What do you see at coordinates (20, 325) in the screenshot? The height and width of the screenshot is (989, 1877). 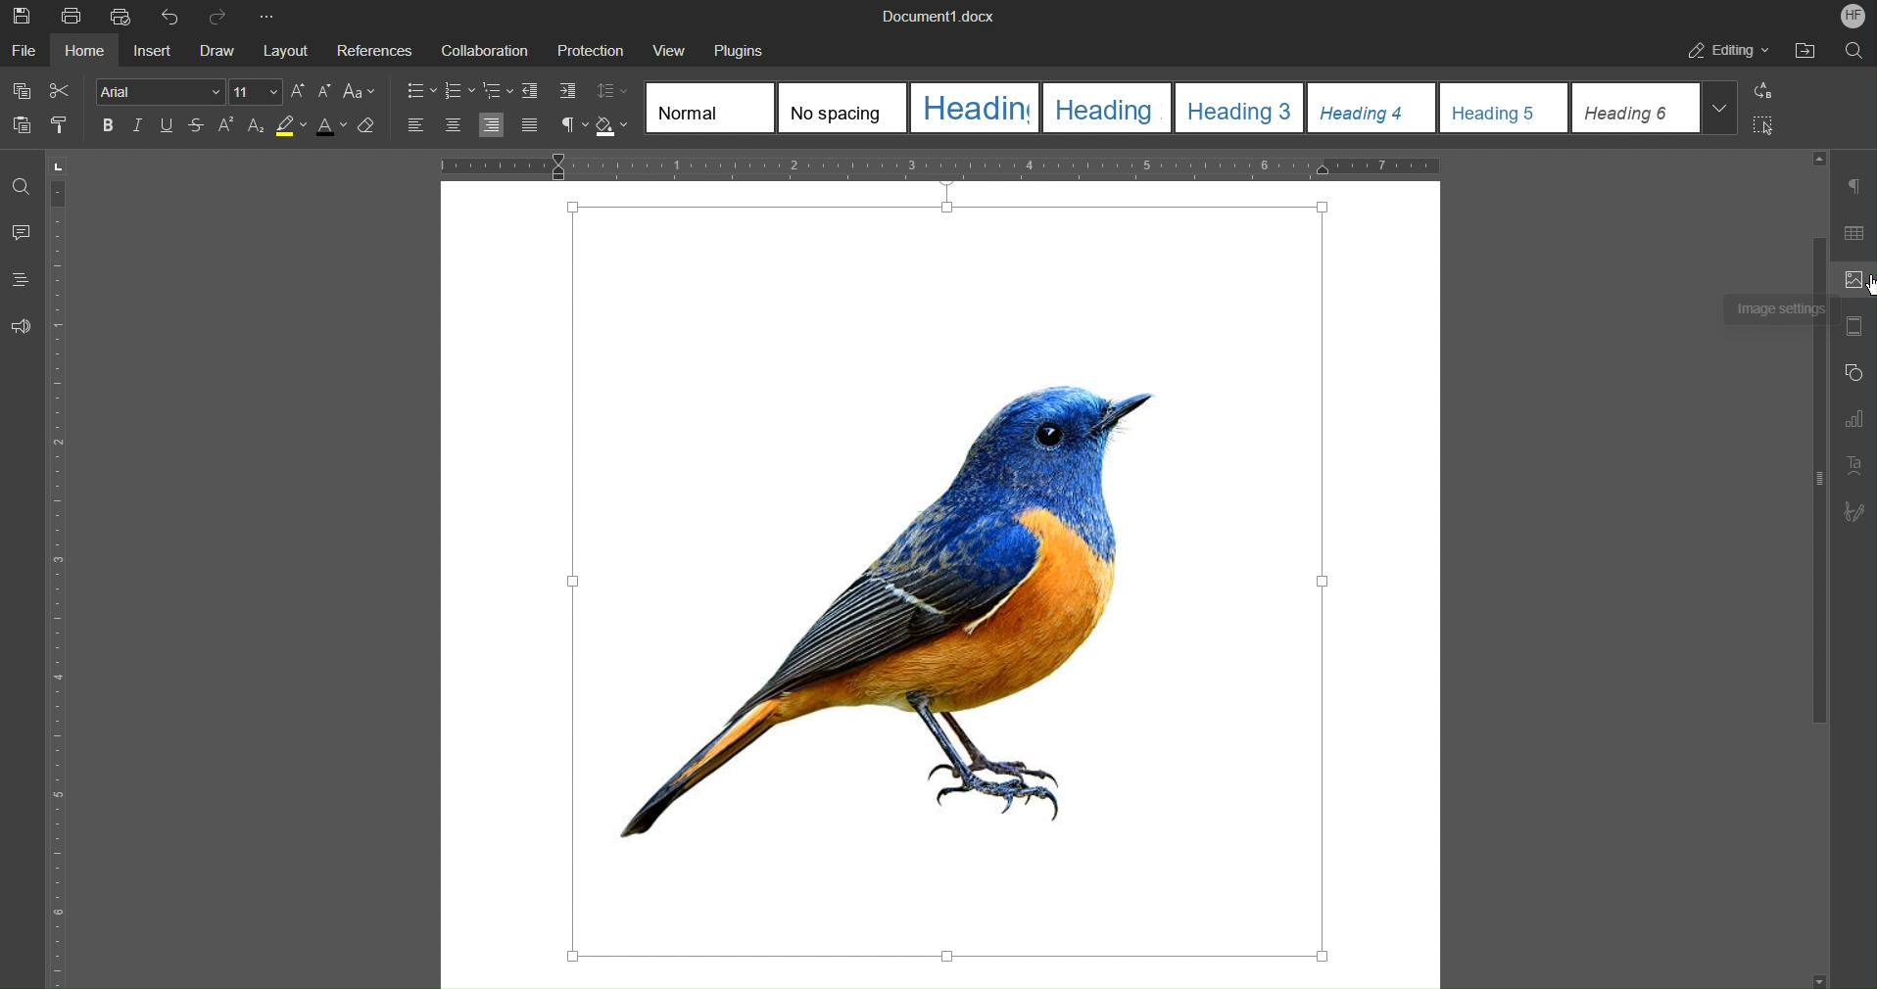 I see `Feedback and Support` at bounding box center [20, 325].